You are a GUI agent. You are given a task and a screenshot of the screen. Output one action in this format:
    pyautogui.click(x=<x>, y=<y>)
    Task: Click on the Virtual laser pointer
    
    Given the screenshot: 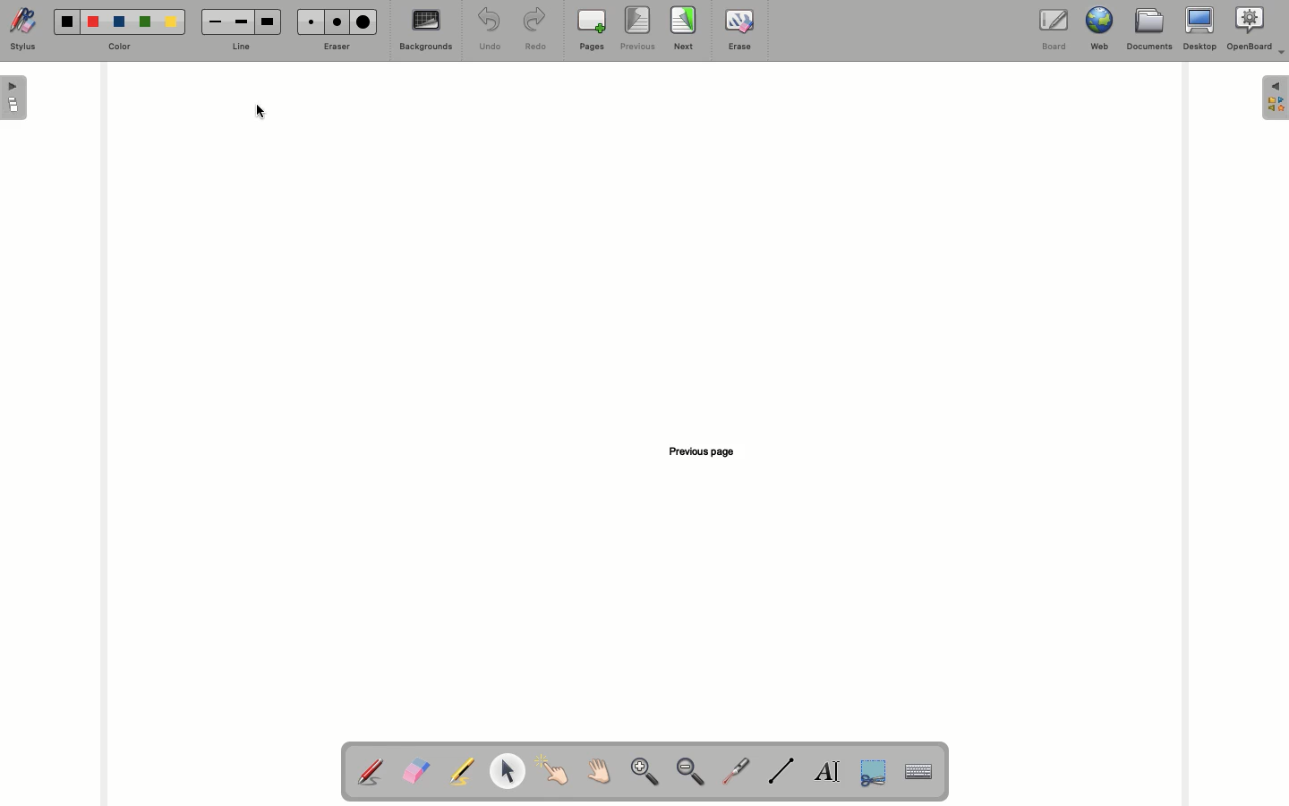 What is the action you would take?
    pyautogui.click(x=733, y=771)
    